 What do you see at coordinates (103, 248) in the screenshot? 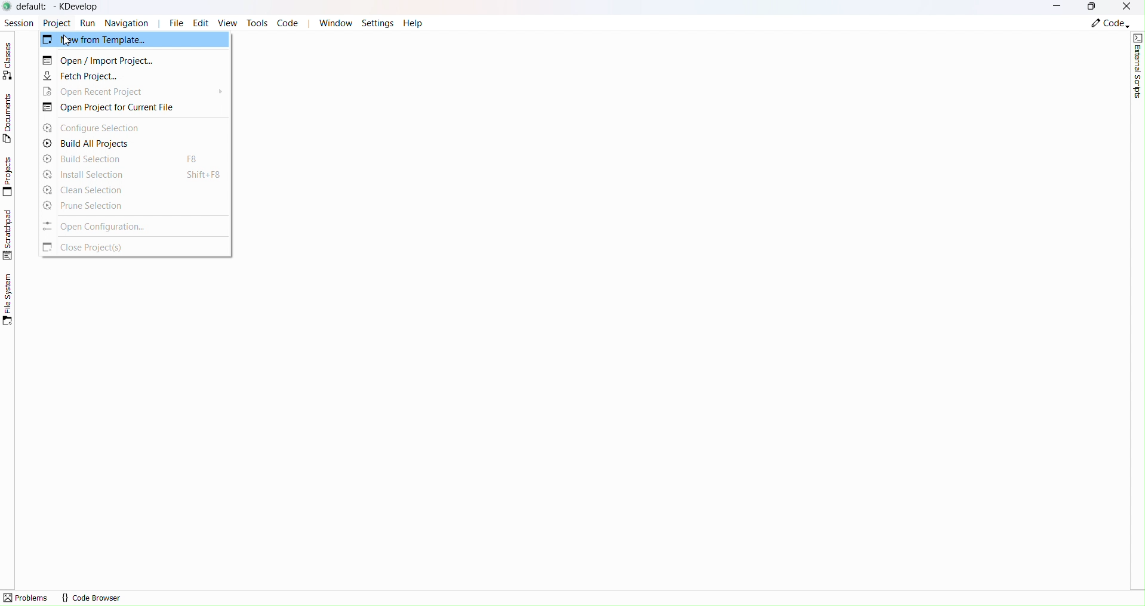
I see `Close projects` at bounding box center [103, 248].